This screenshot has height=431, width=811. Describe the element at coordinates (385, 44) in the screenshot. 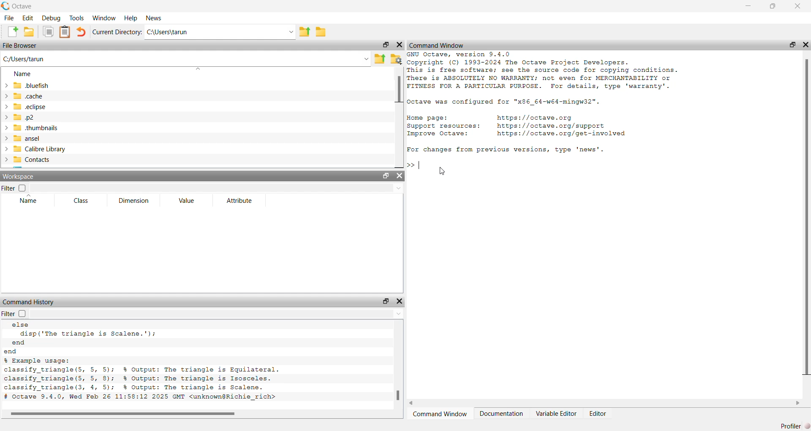

I see `unlock widget` at that location.